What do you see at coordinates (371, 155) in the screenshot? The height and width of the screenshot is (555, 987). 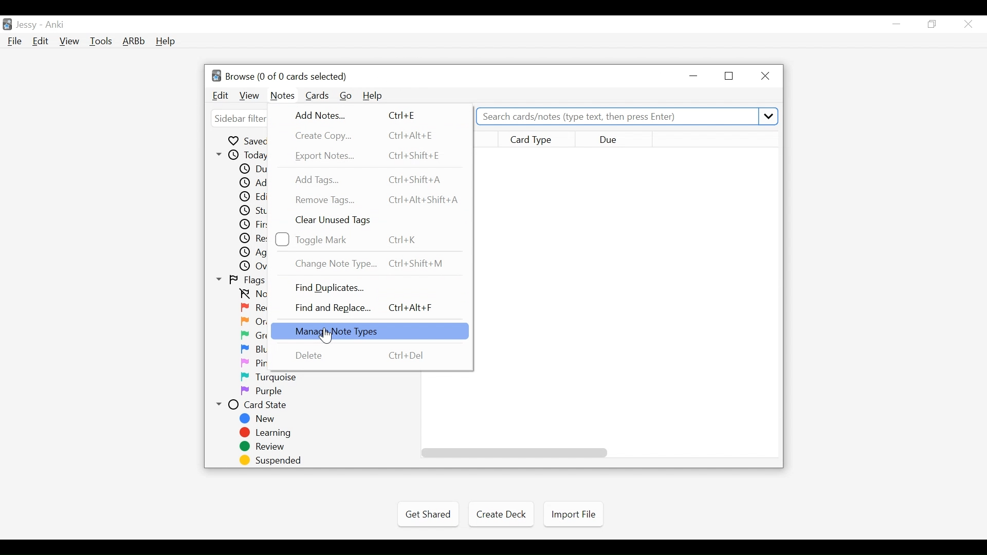 I see `Export Notes` at bounding box center [371, 155].